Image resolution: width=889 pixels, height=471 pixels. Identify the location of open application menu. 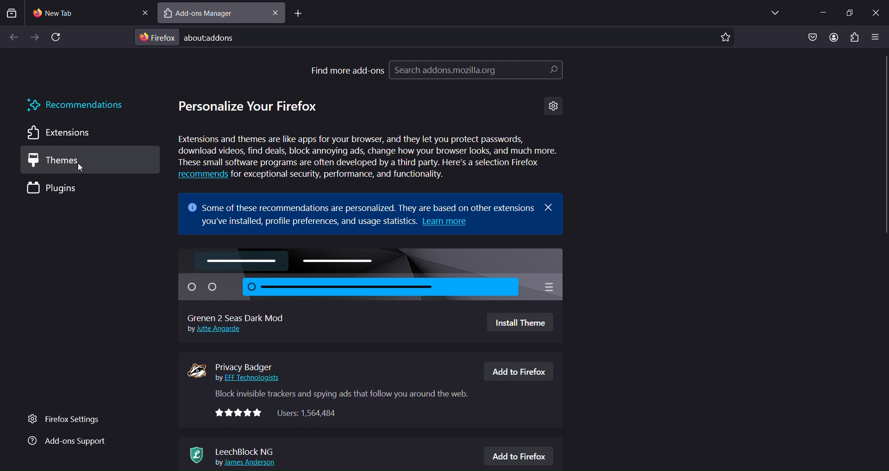
(876, 38).